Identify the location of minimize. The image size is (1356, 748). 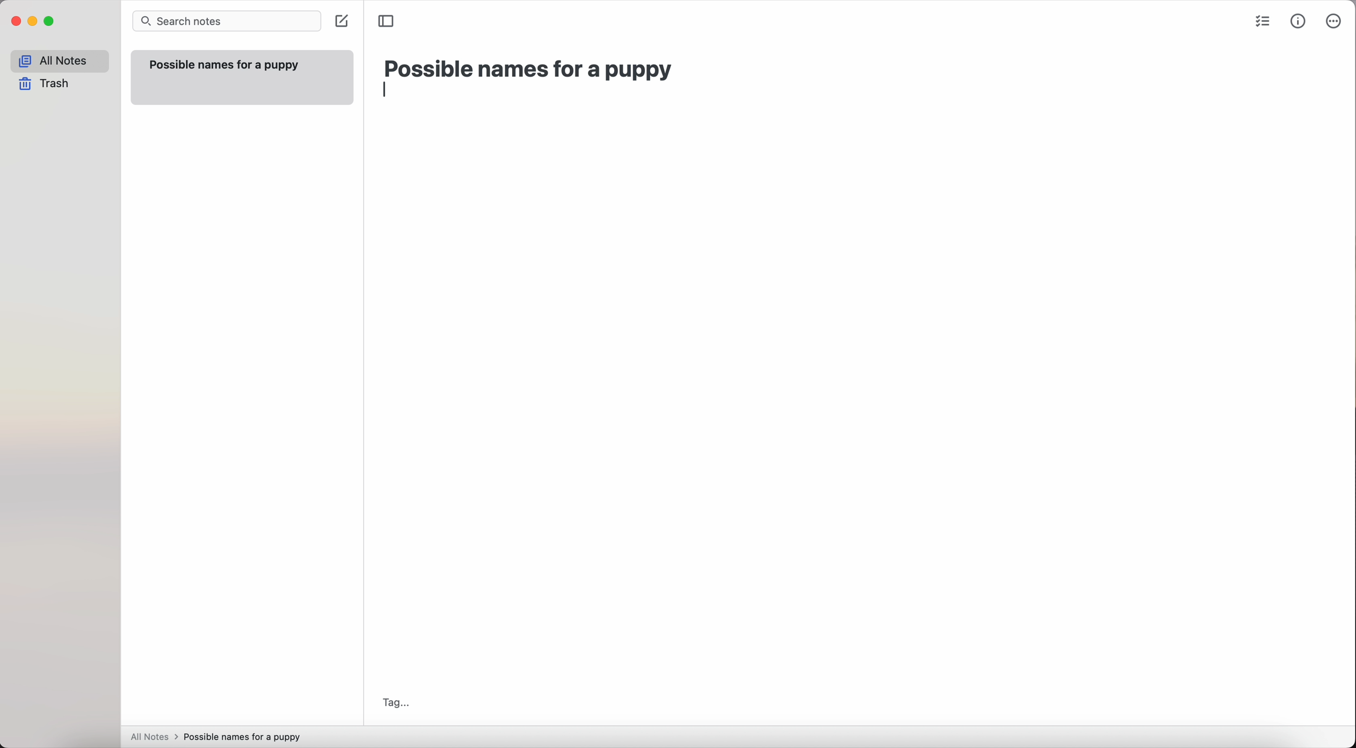
(33, 22).